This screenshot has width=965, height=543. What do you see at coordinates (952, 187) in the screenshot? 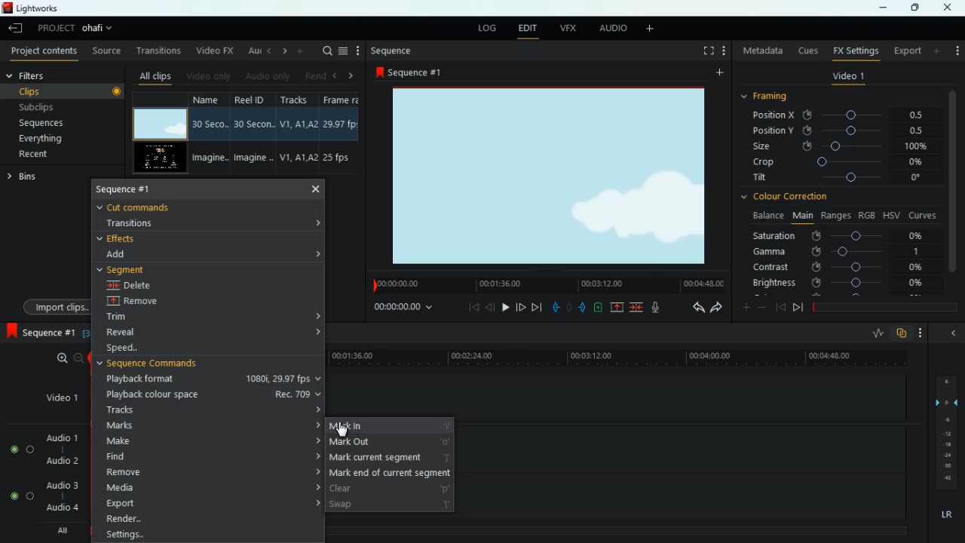
I see `vertical scroll bar` at bounding box center [952, 187].